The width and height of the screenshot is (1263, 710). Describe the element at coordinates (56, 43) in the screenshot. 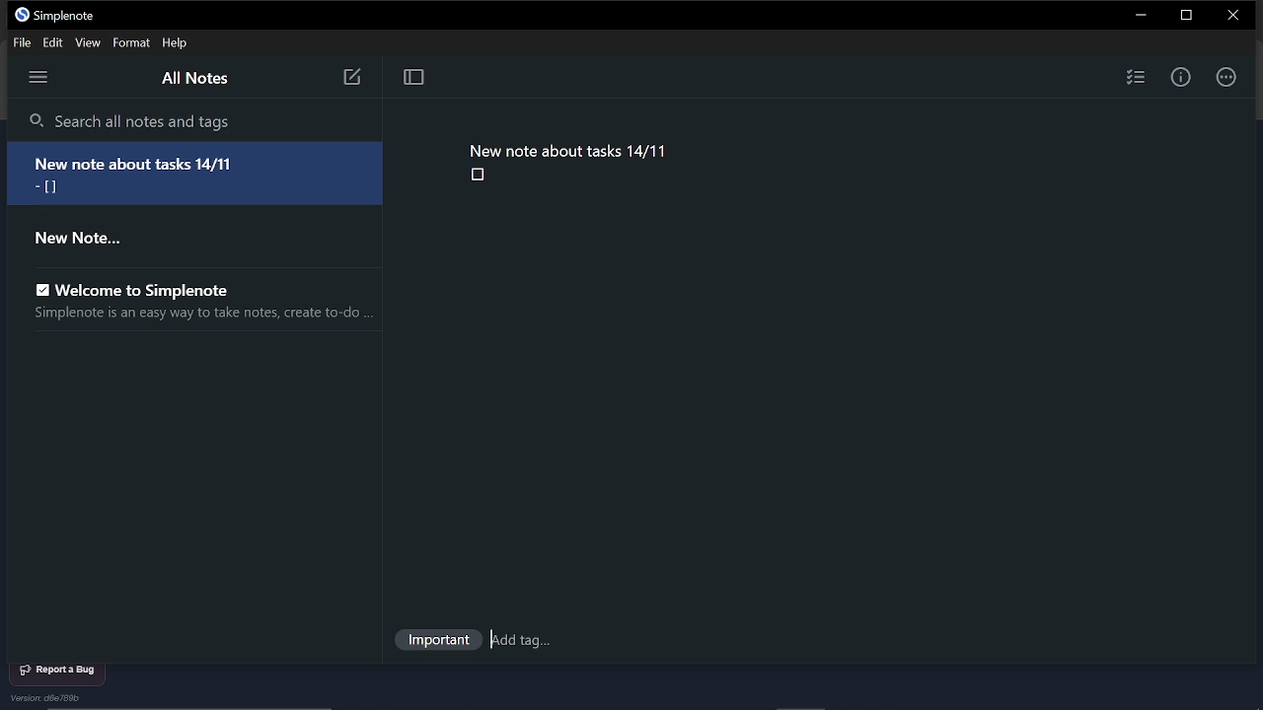

I see `Edit` at that location.